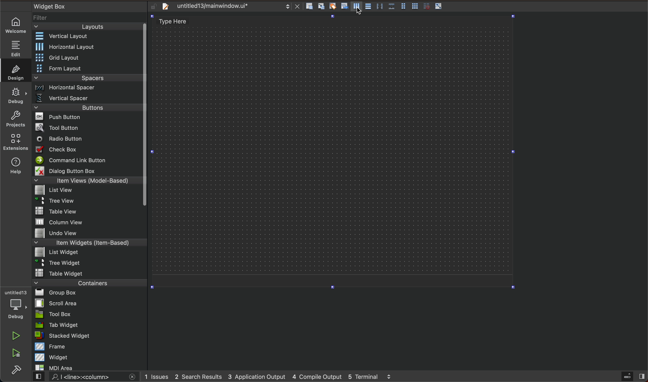 The image size is (648, 382). Describe the element at coordinates (89, 282) in the screenshot. I see `containers` at that location.